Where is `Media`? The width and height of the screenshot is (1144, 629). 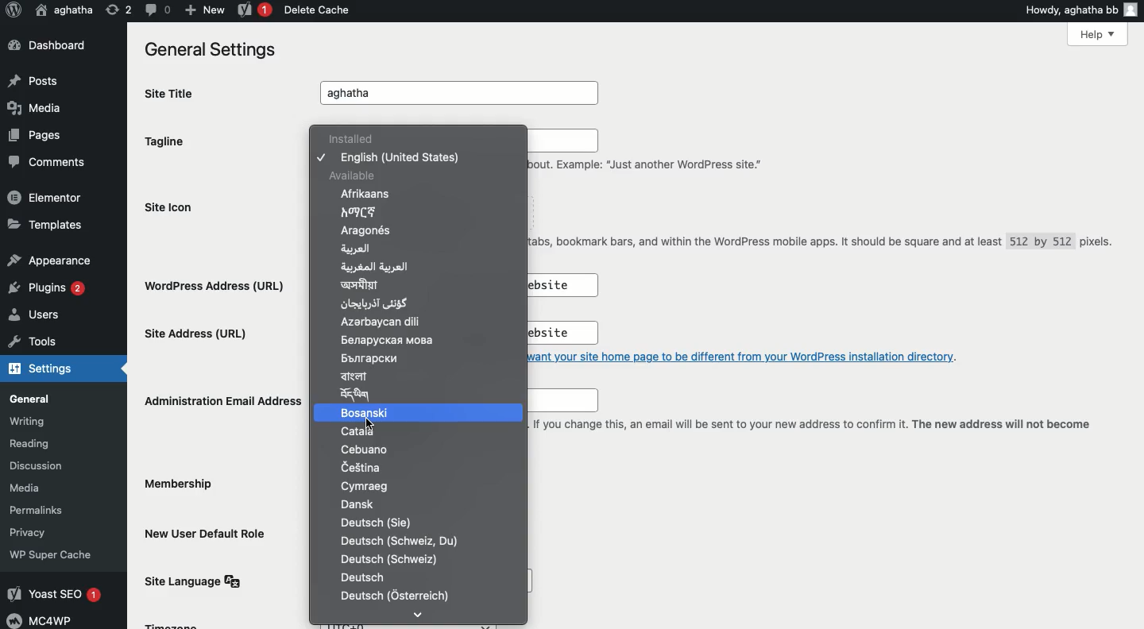 Media is located at coordinates (36, 109).